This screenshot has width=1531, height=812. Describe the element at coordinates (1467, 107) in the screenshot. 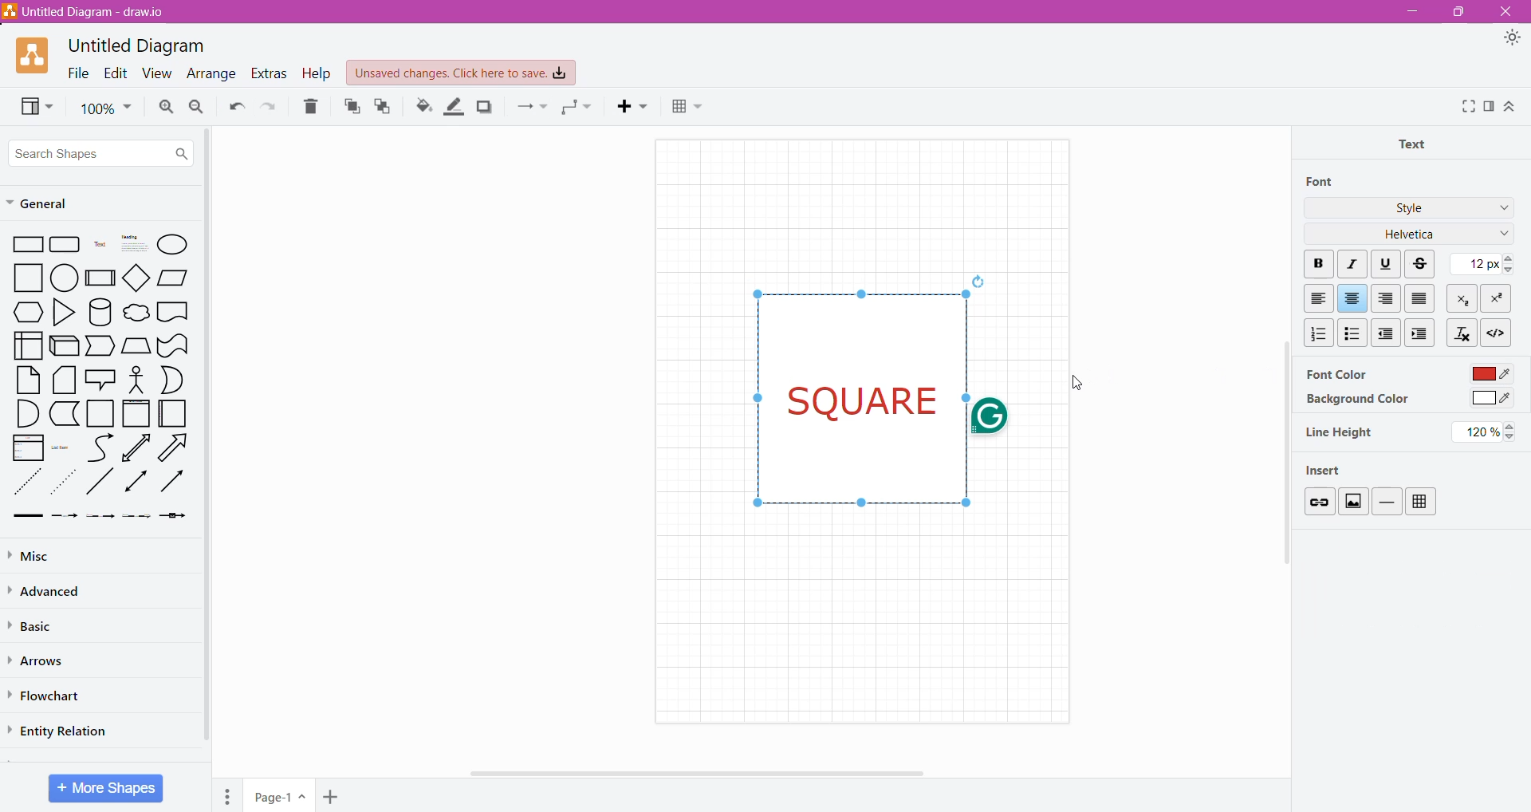

I see `Fullscreen` at that location.